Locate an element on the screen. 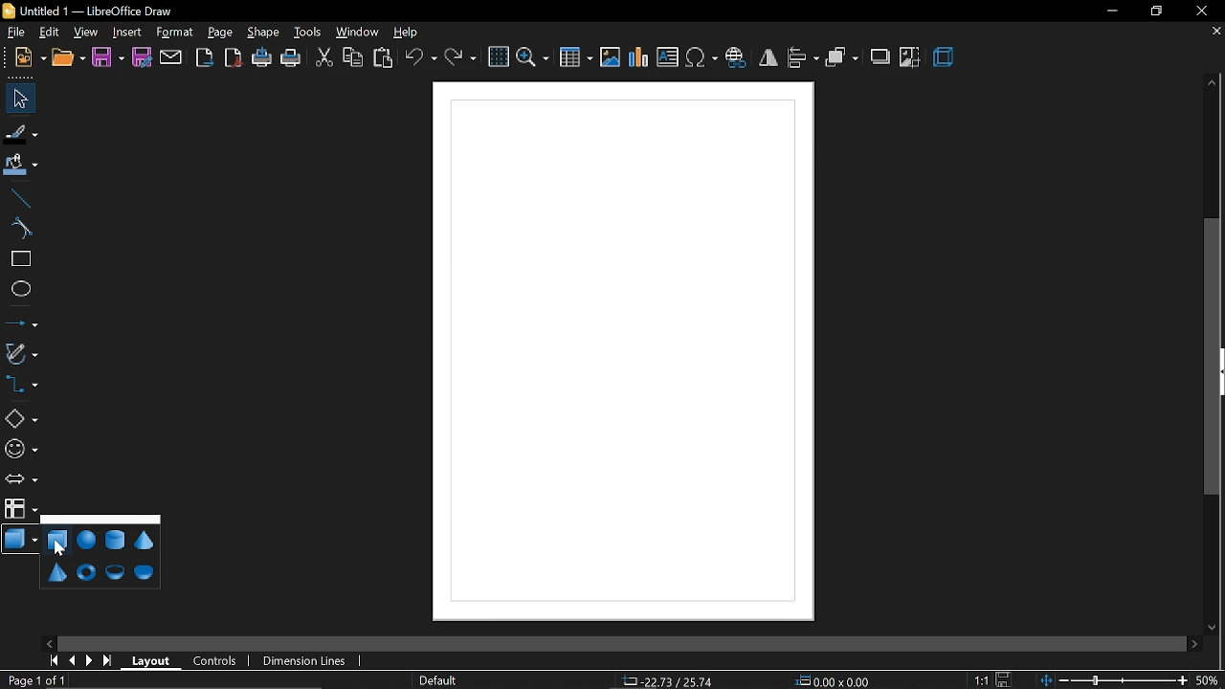 Image resolution: width=1225 pixels, height=689 pixels. close tab is located at coordinates (1215, 33).